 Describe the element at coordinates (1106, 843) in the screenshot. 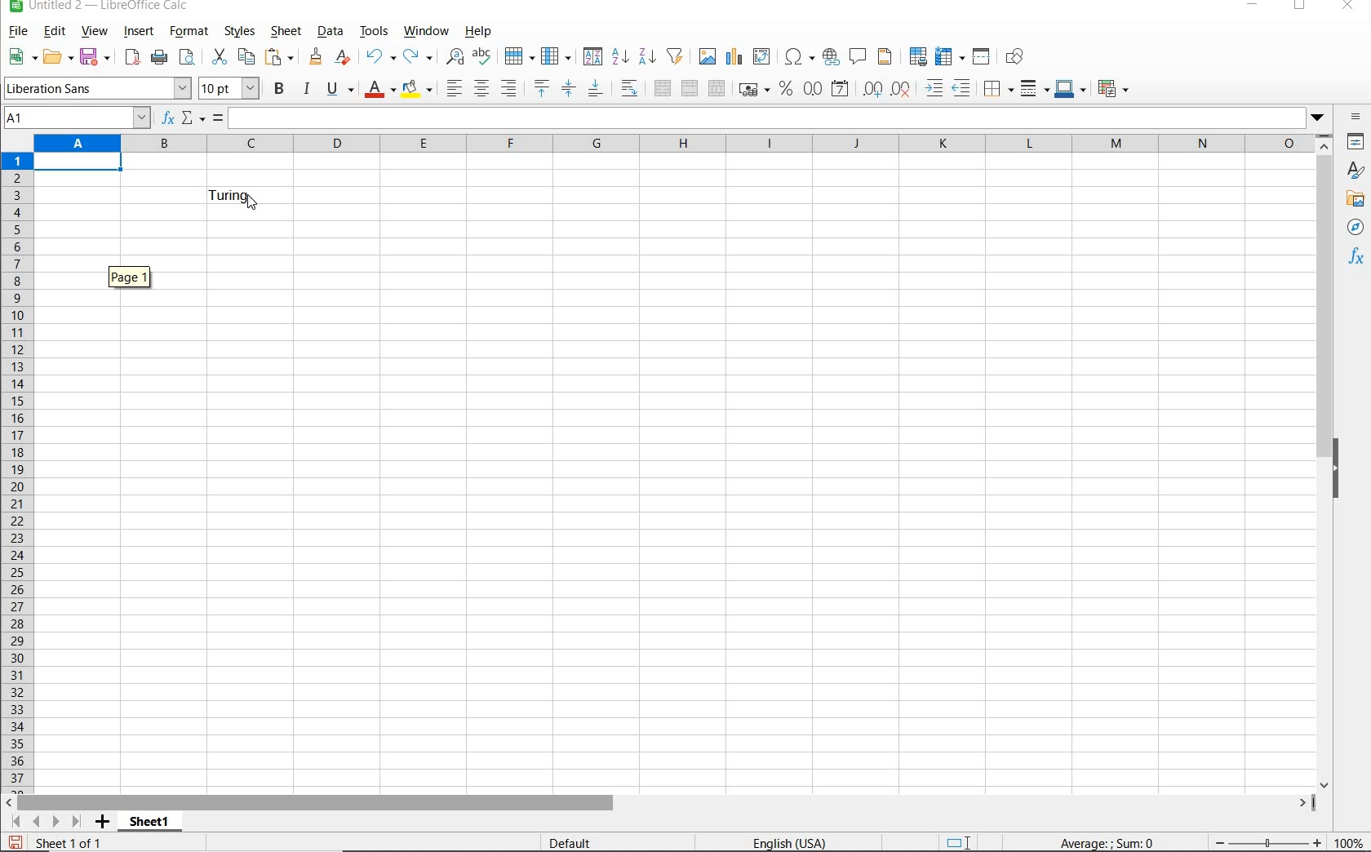

I see `FORMULA` at that location.